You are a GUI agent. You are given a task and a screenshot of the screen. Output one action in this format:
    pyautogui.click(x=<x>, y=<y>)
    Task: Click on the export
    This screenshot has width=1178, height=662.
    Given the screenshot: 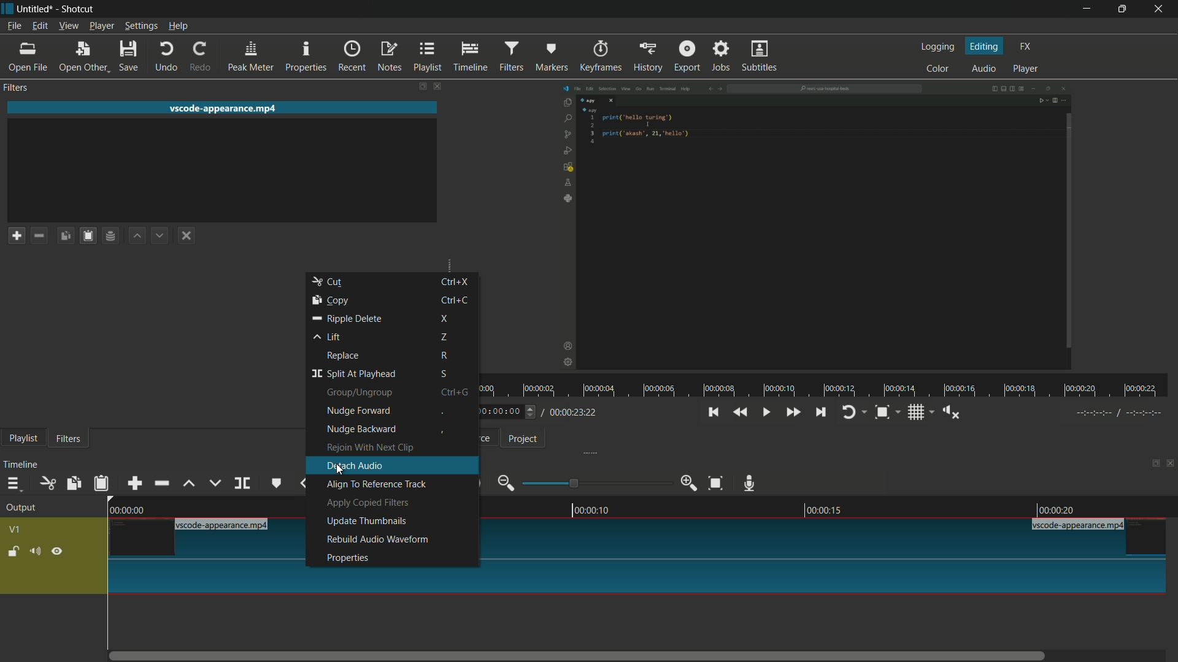 What is the action you would take?
    pyautogui.click(x=687, y=57)
    